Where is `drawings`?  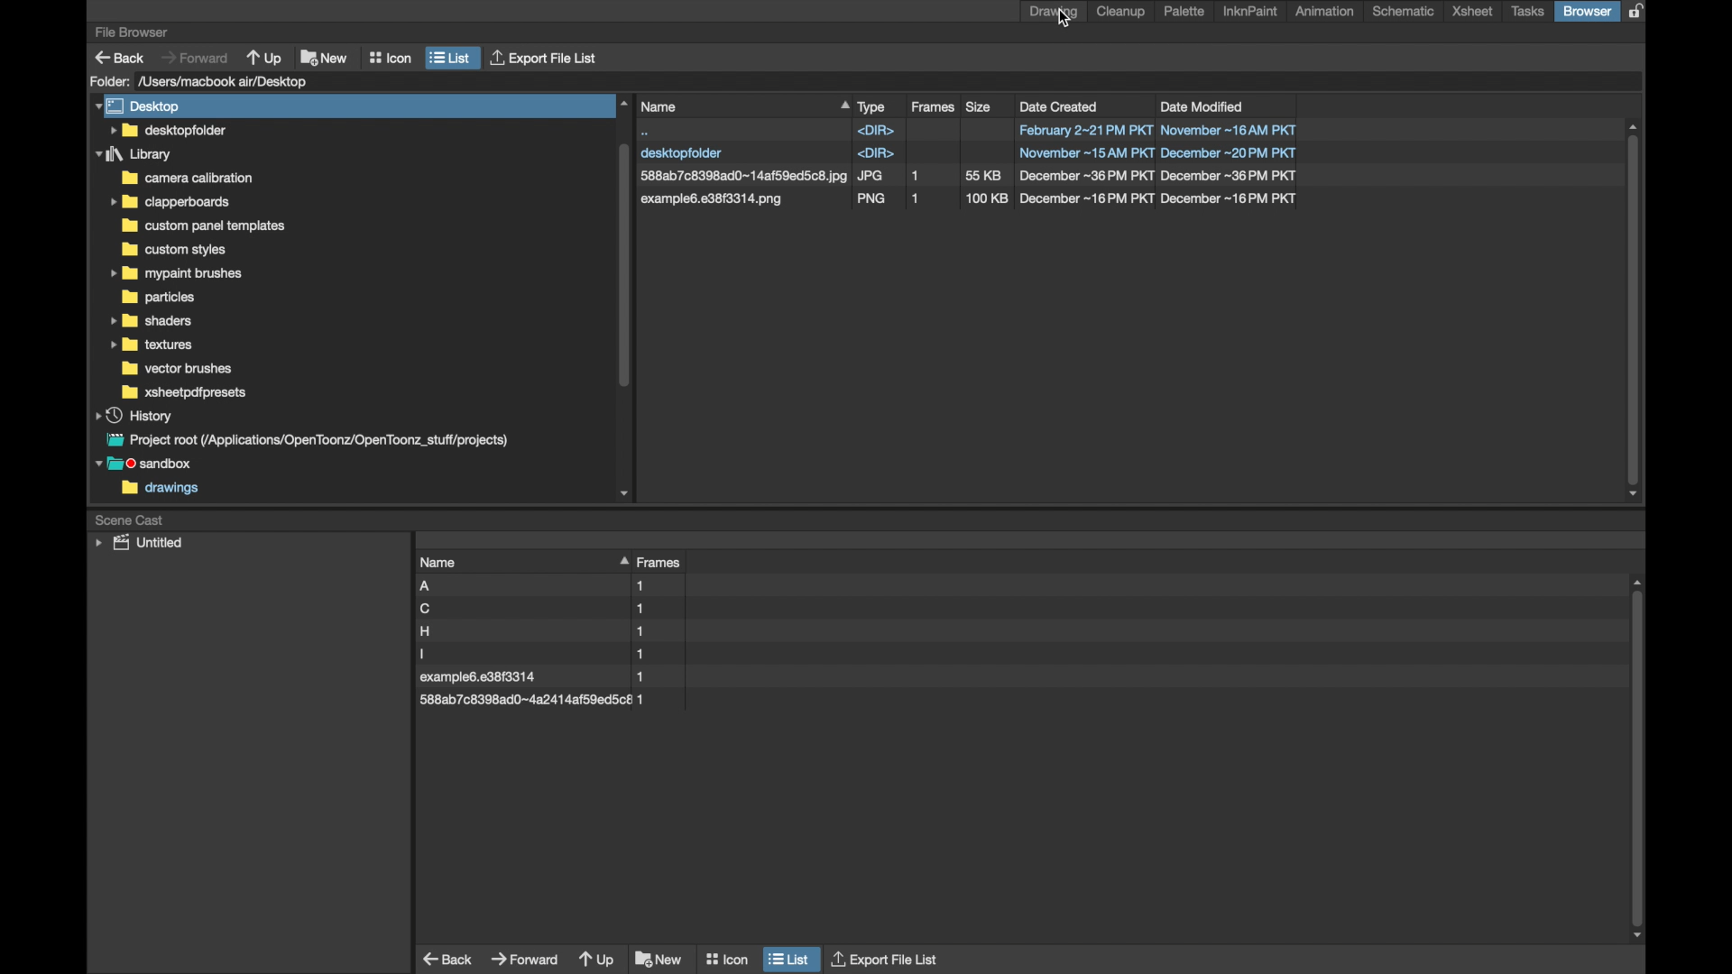
drawings is located at coordinates (161, 490).